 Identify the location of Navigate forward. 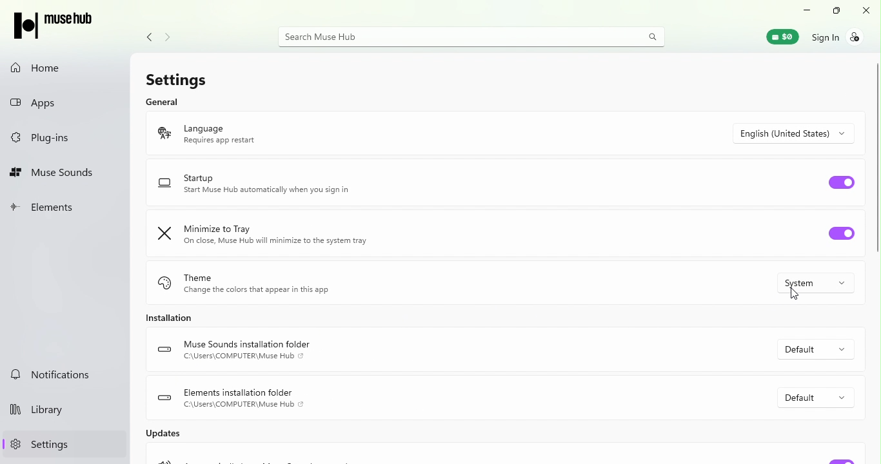
(168, 37).